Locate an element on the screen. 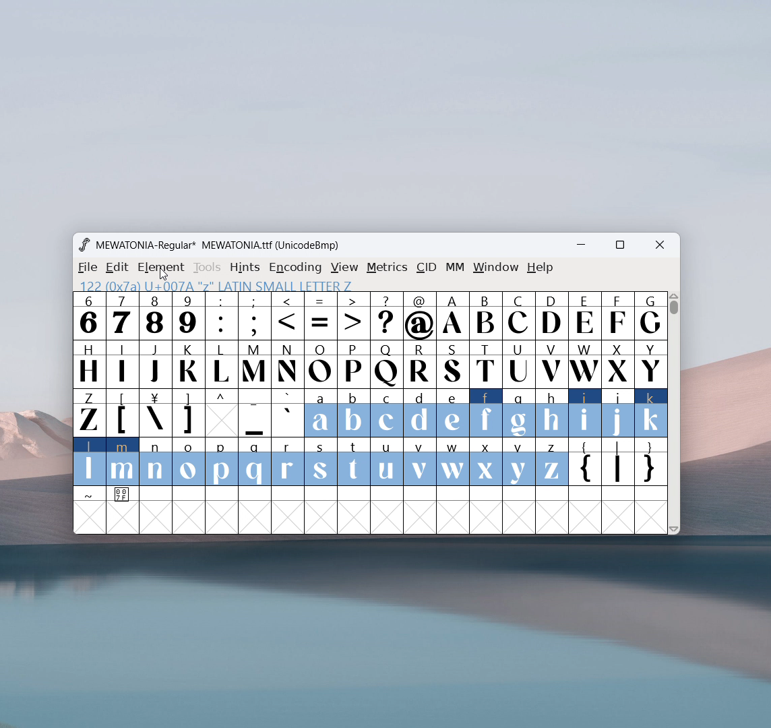 The image size is (771, 728). k is located at coordinates (652, 413).